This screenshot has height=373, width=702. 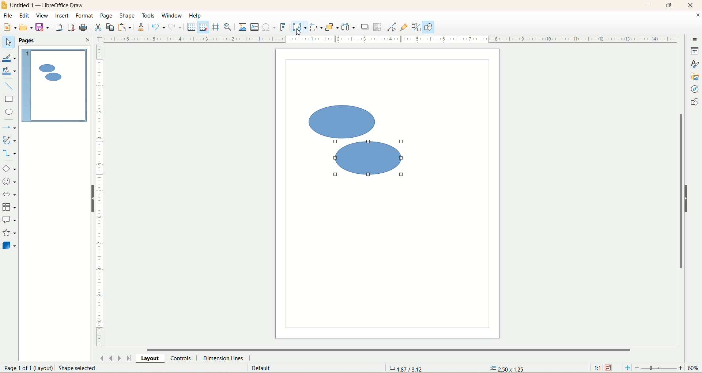 I want to click on controls, so click(x=182, y=358).